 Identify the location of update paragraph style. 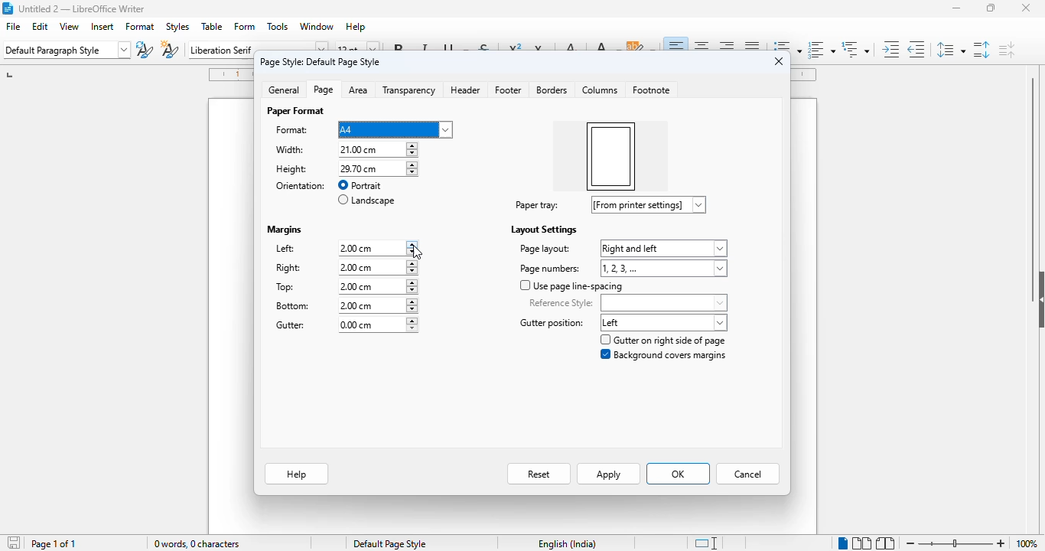
(144, 51).